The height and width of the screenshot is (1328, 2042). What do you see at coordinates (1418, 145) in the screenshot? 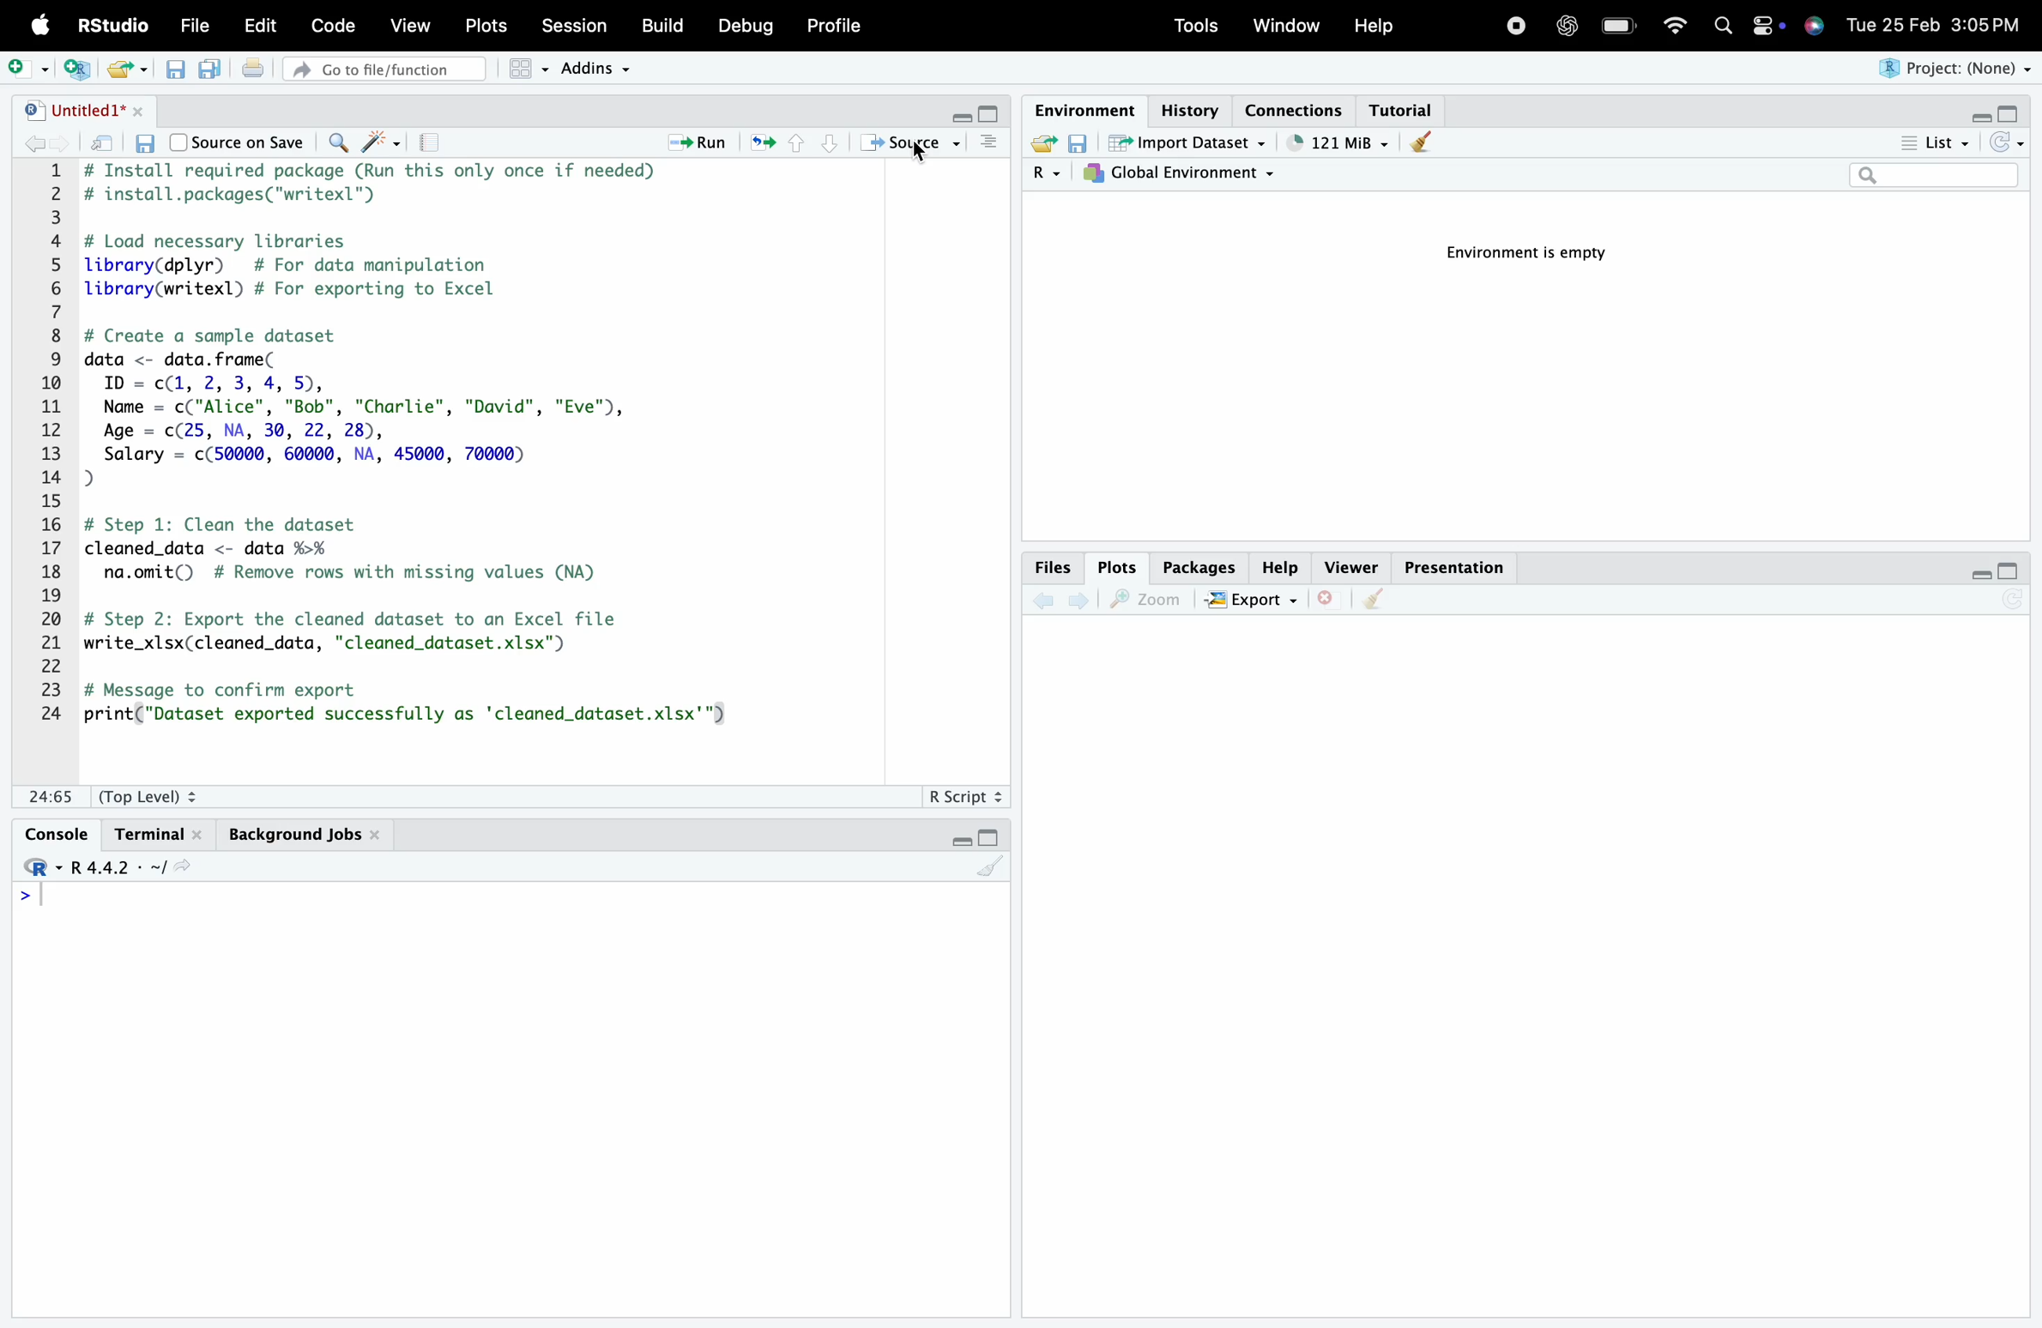
I see `Clear console (Ctrl + L)` at bounding box center [1418, 145].